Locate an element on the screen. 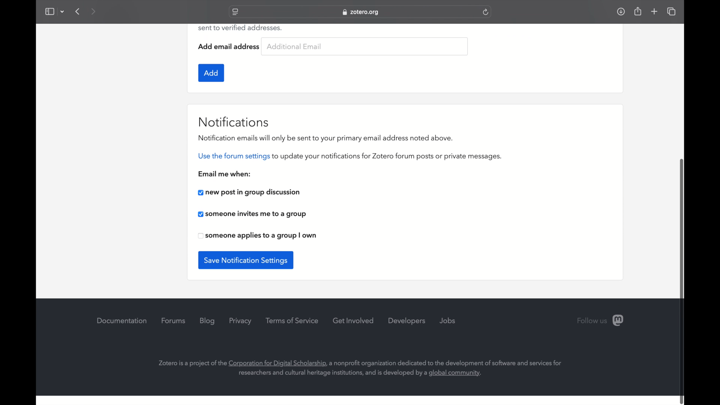  website address is located at coordinates (361, 12).